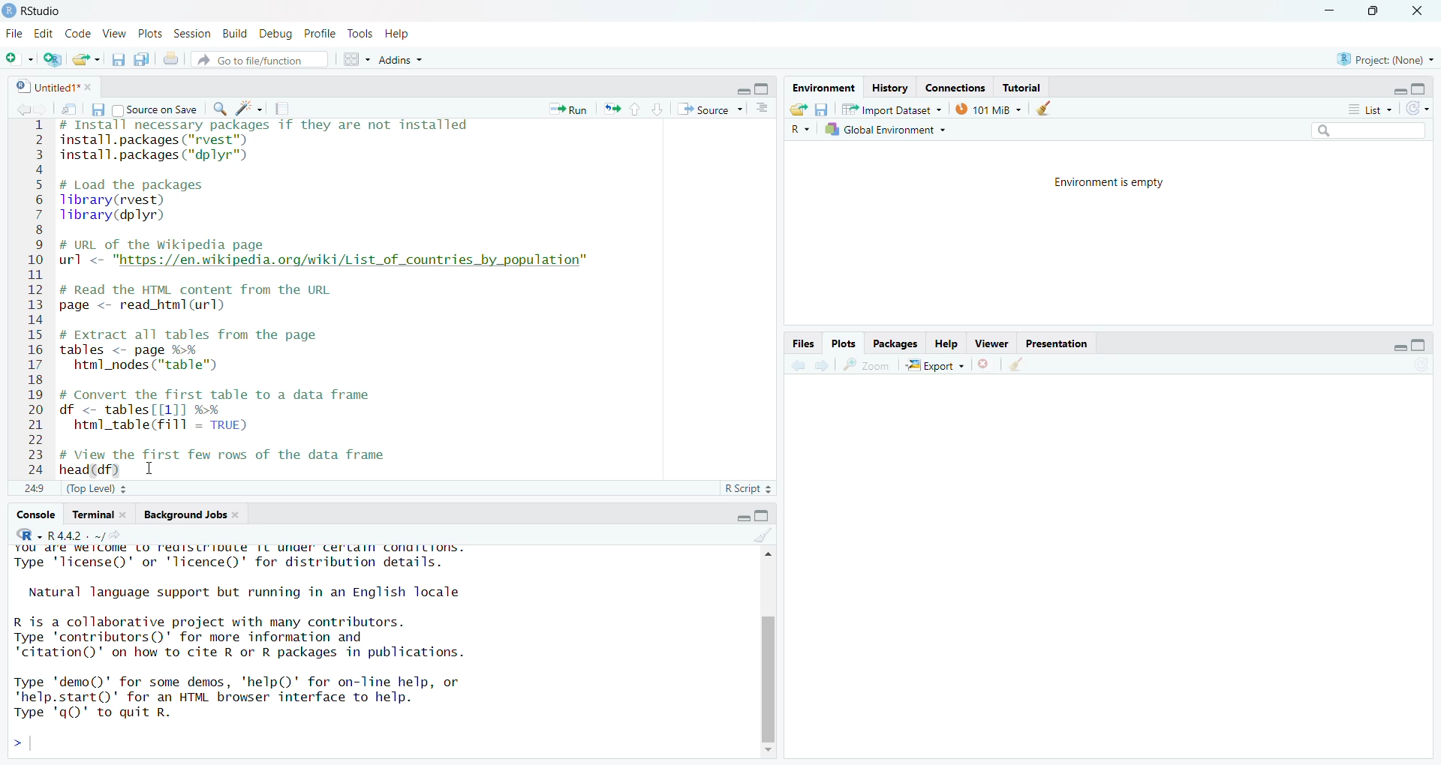 This screenshot has width=1441, height=765. What do you see at coordinates (749, 488) in the screenshot?
I see `R Script` at bounding box center [749, 488].